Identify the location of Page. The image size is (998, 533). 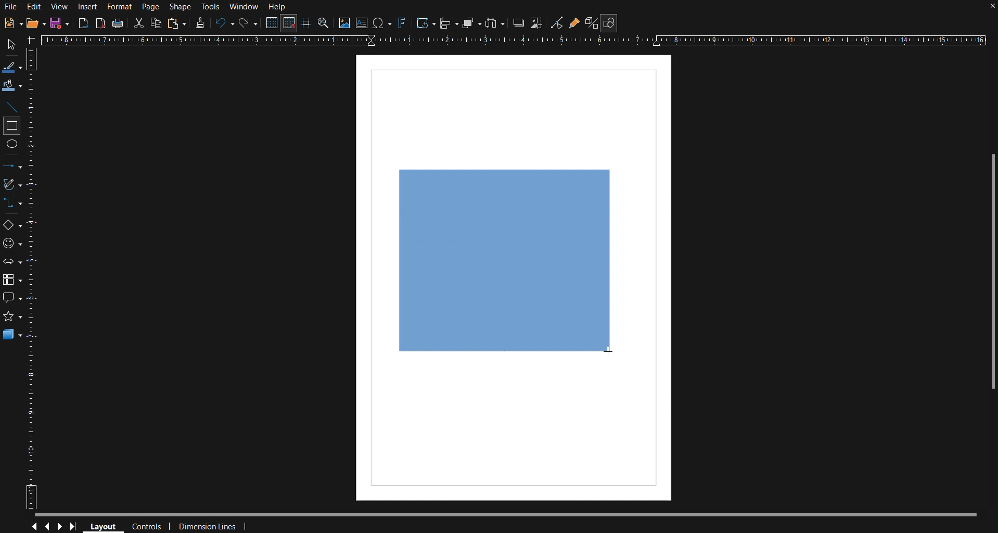
(150, 7).